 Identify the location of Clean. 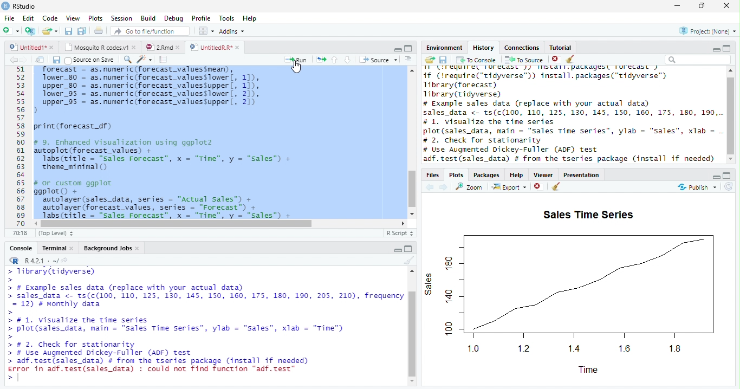
(572, 59).